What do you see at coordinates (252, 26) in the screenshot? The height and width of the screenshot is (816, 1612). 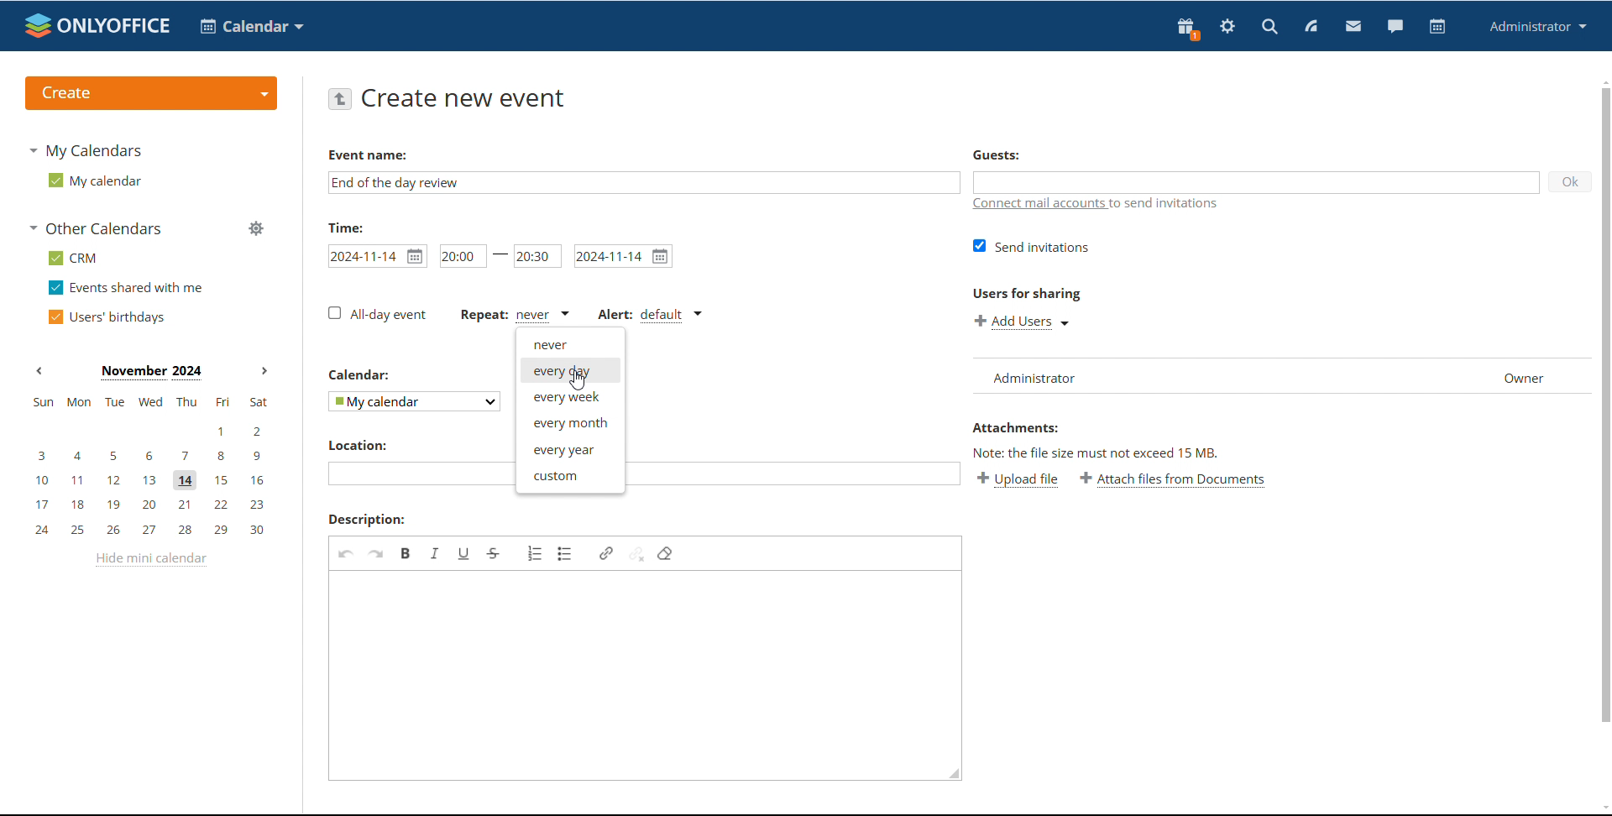 I see `calendar` at bounding box center [252, 26].